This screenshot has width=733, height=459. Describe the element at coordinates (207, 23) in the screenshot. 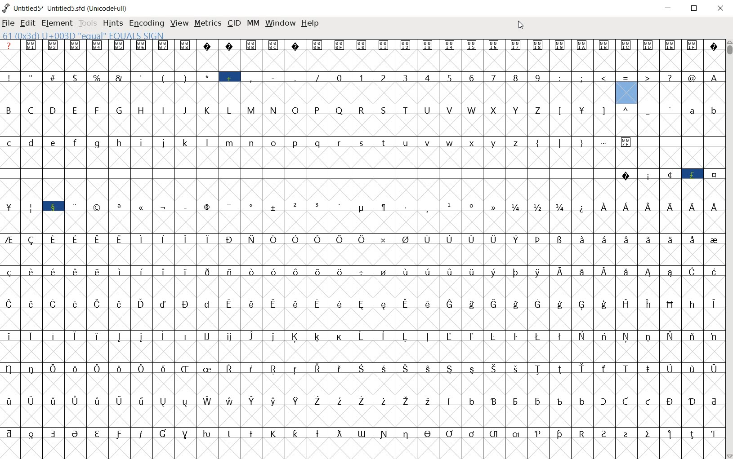

I see `metrics` at that location.